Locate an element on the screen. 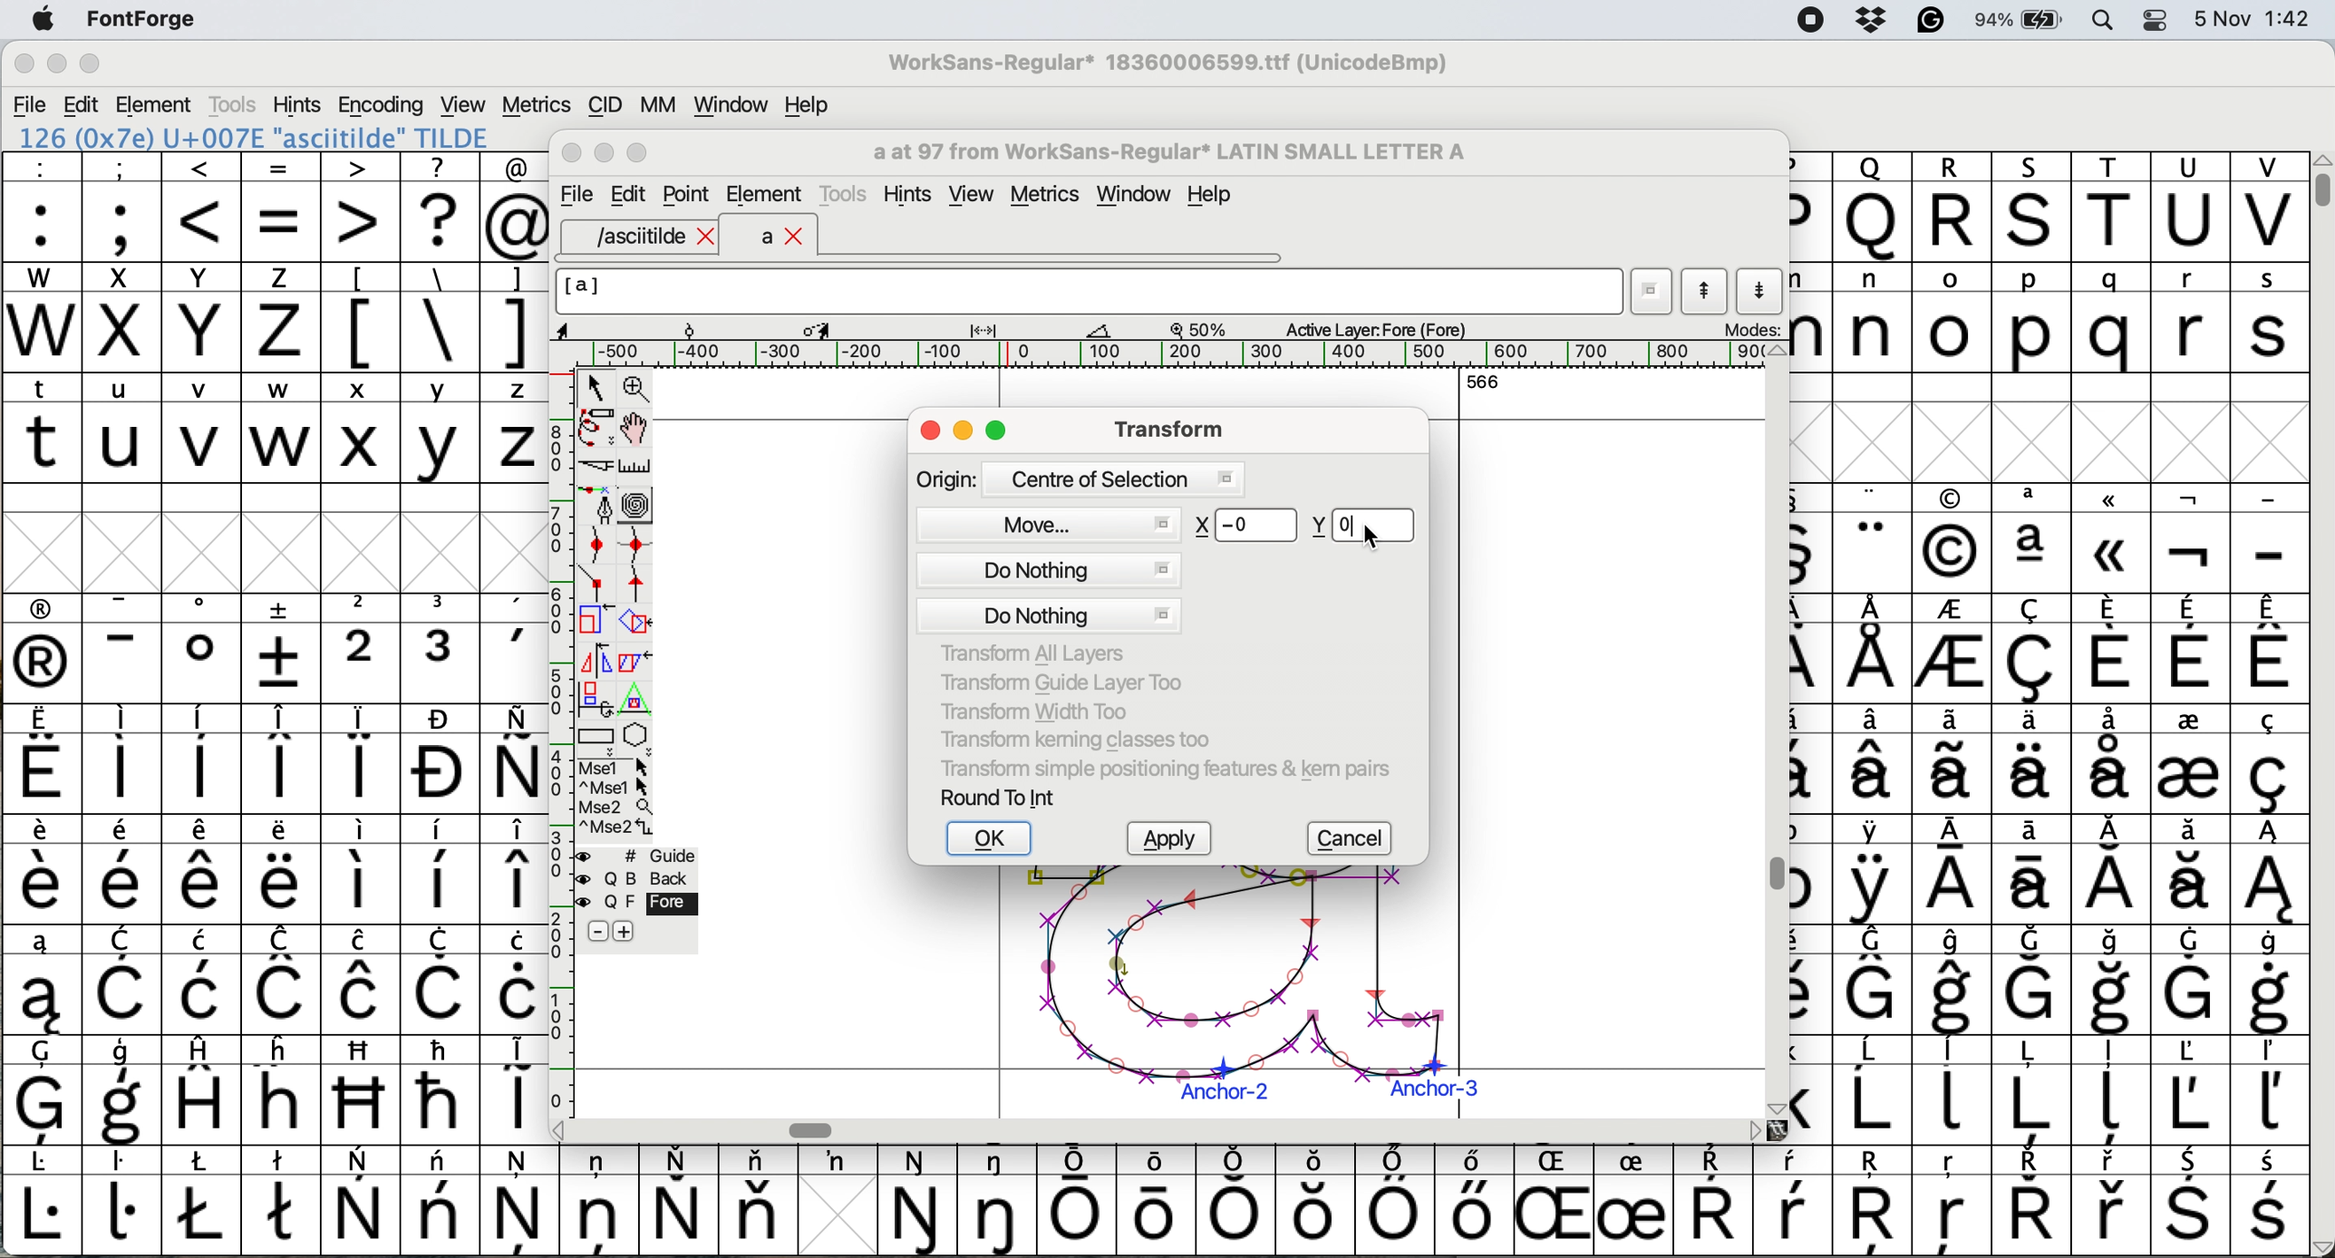 The width and height of the screenshot is (2335, 1258). symbol is located at coordinates (1078, 1201).